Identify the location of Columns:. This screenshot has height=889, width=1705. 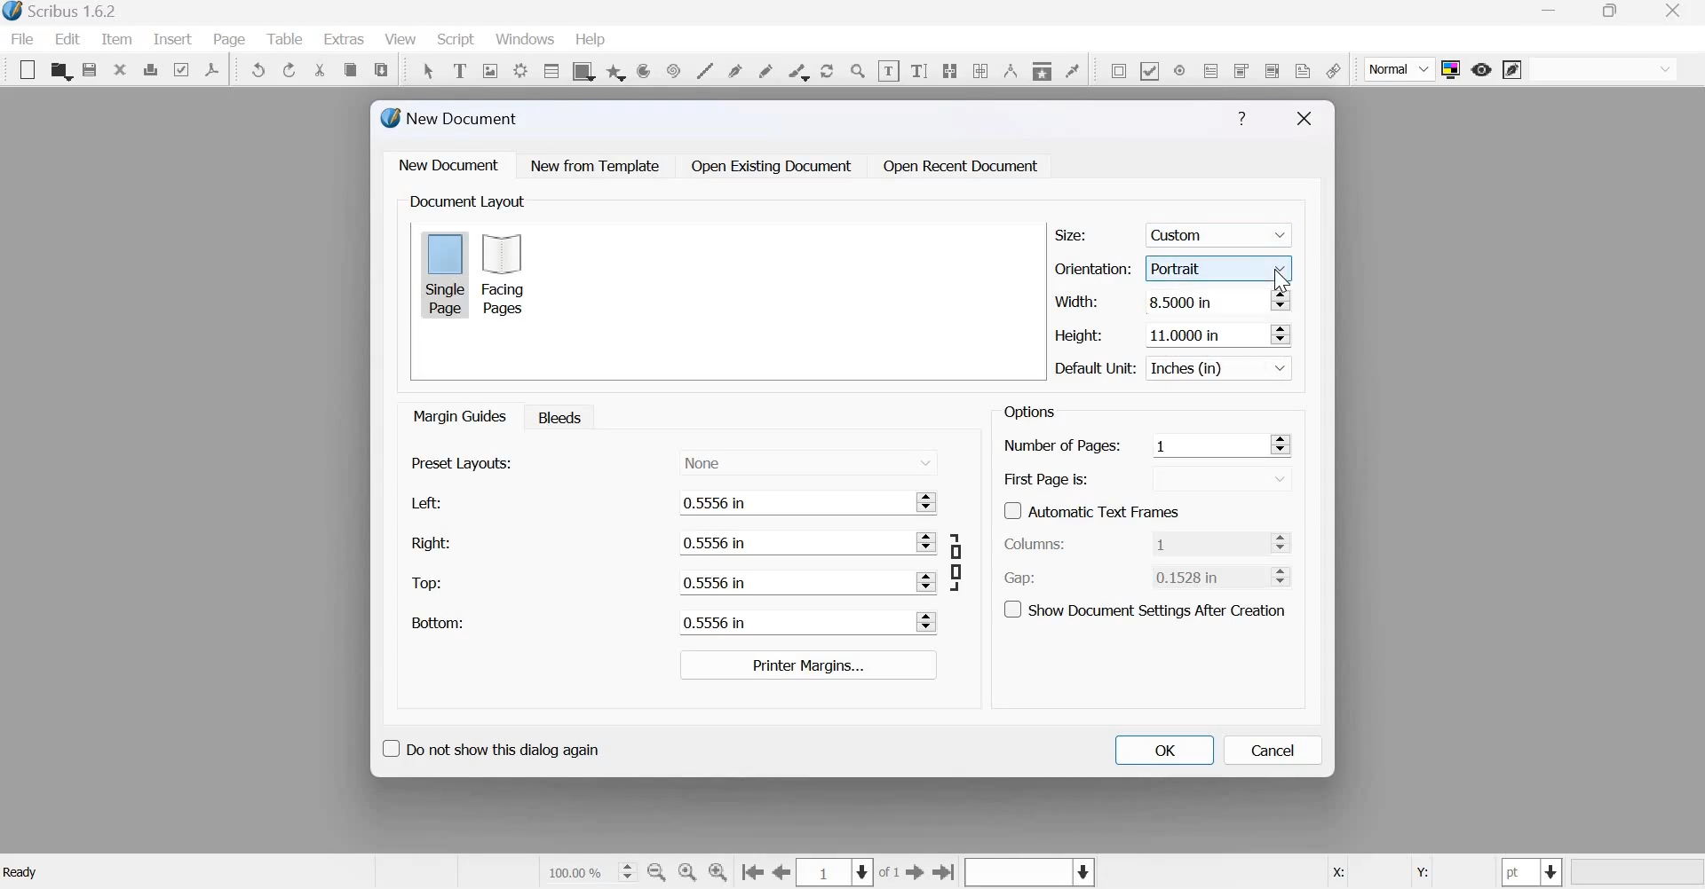
(1035, 545).